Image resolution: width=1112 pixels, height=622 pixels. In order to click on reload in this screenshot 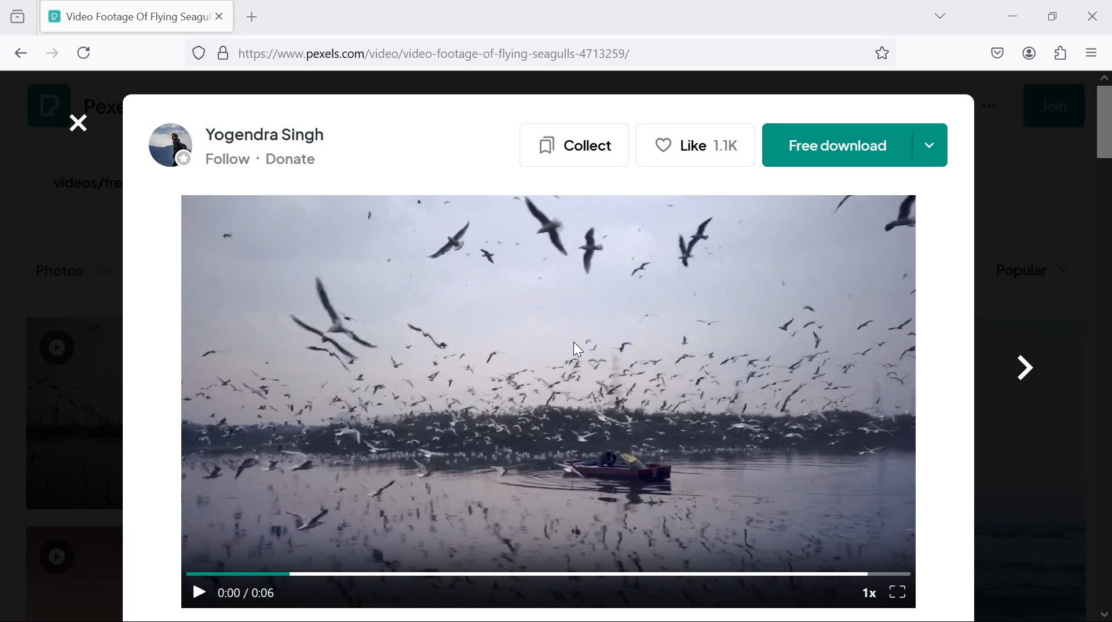, I will do `click(88, 53)`.